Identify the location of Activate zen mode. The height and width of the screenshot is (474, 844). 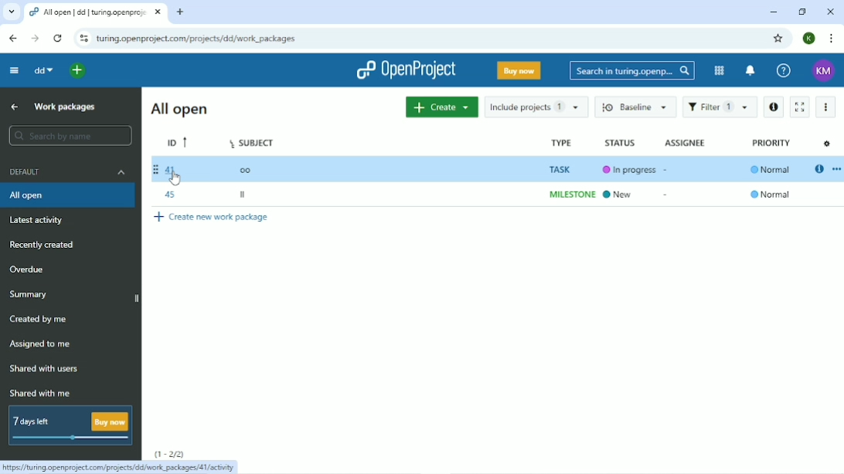
(801, 106).